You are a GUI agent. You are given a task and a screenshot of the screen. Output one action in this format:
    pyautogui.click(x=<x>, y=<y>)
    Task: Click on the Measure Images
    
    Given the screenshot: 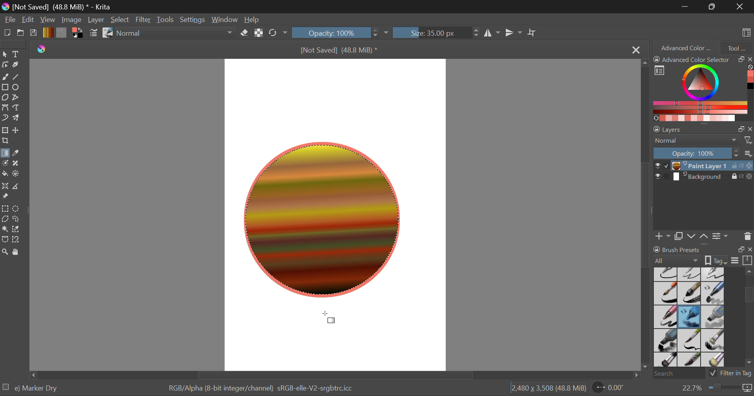 What is the action you would take?
    pyautogui.click(x=17, y=187)
    